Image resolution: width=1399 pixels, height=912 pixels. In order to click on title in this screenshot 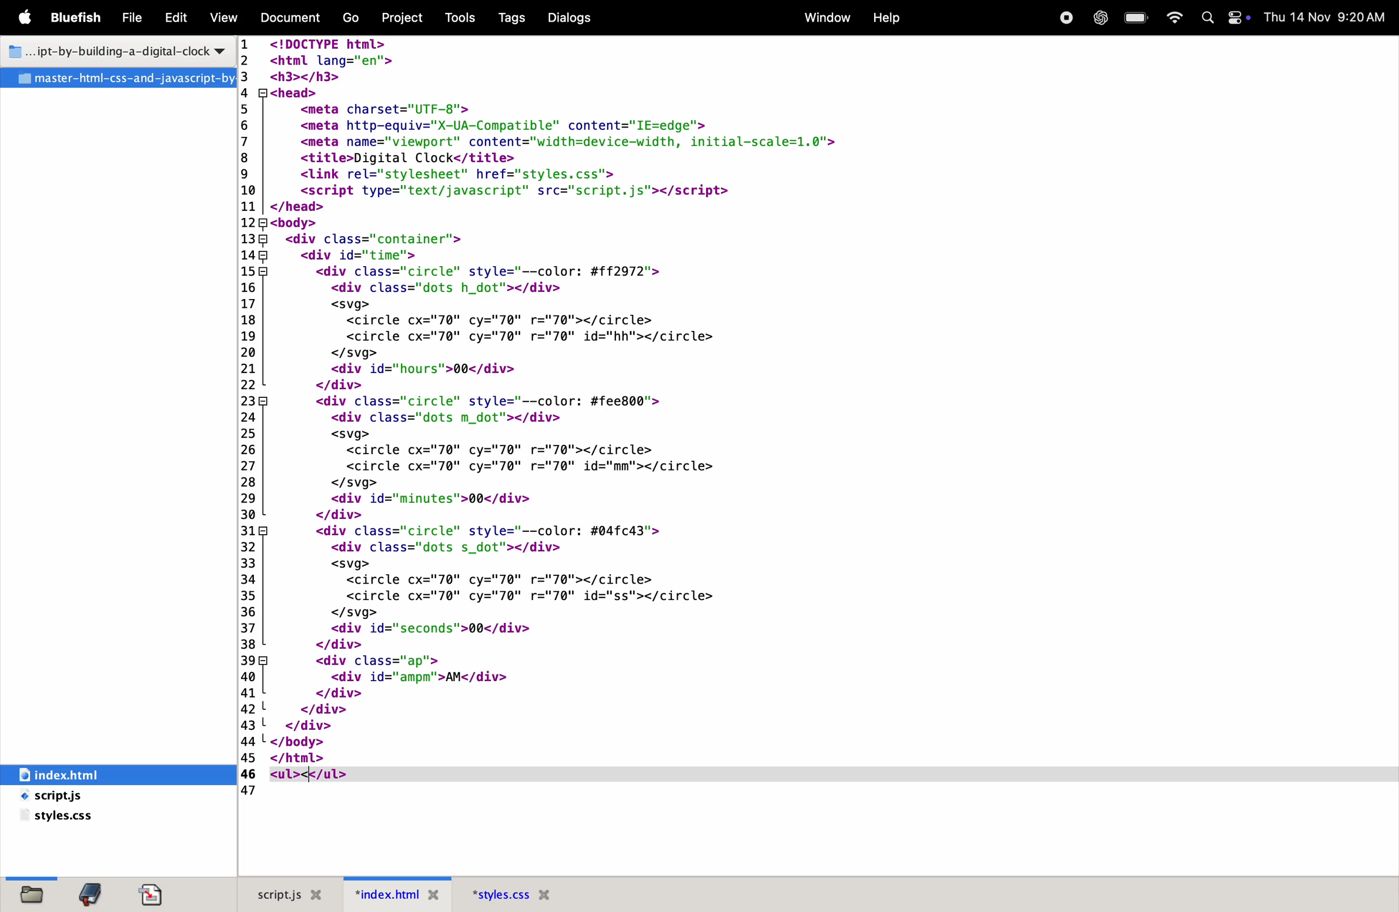, I will do `click(113, 49)`.